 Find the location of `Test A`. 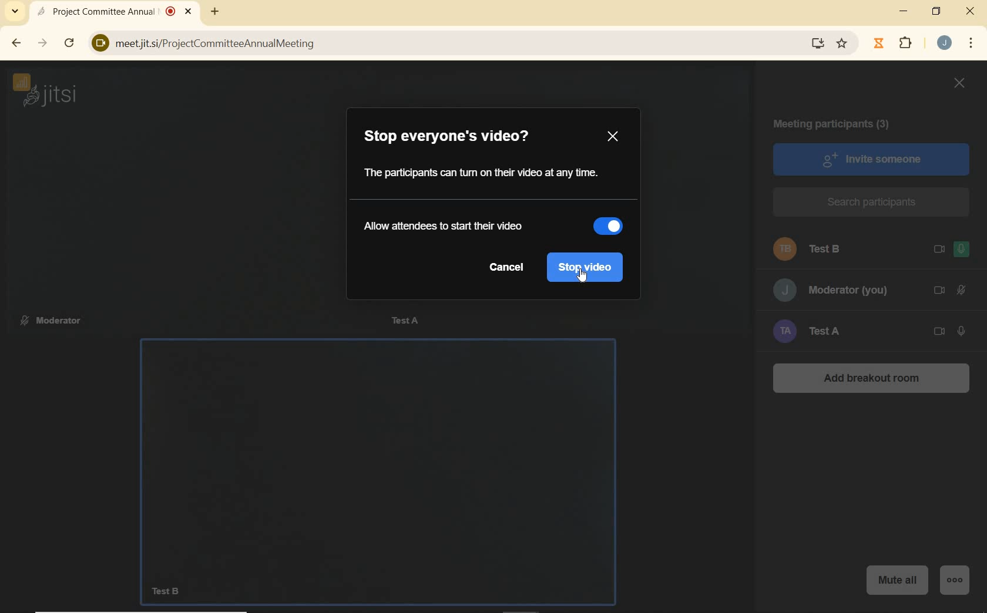

Test A is located at coordinates (826, 334).